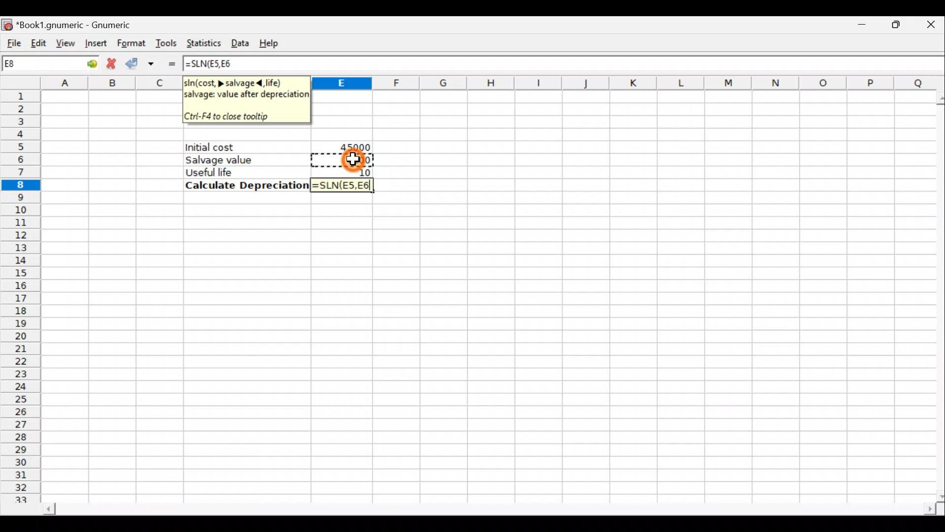 The image size is (945, 532). I want to click on Cancel change, so click(112, 64).